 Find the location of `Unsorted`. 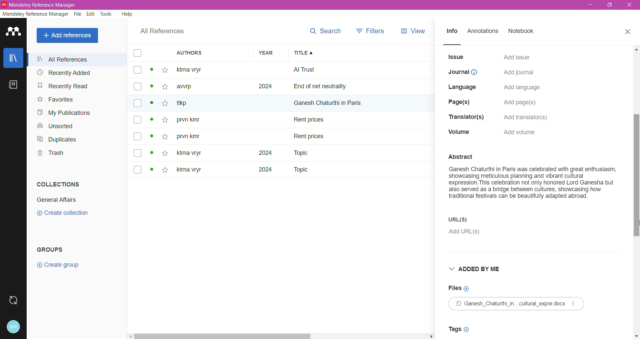

Unsorted is located at coordinates (53, 126).